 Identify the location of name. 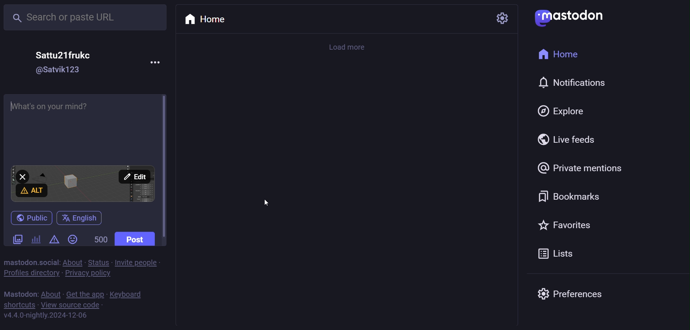
(64, 54).